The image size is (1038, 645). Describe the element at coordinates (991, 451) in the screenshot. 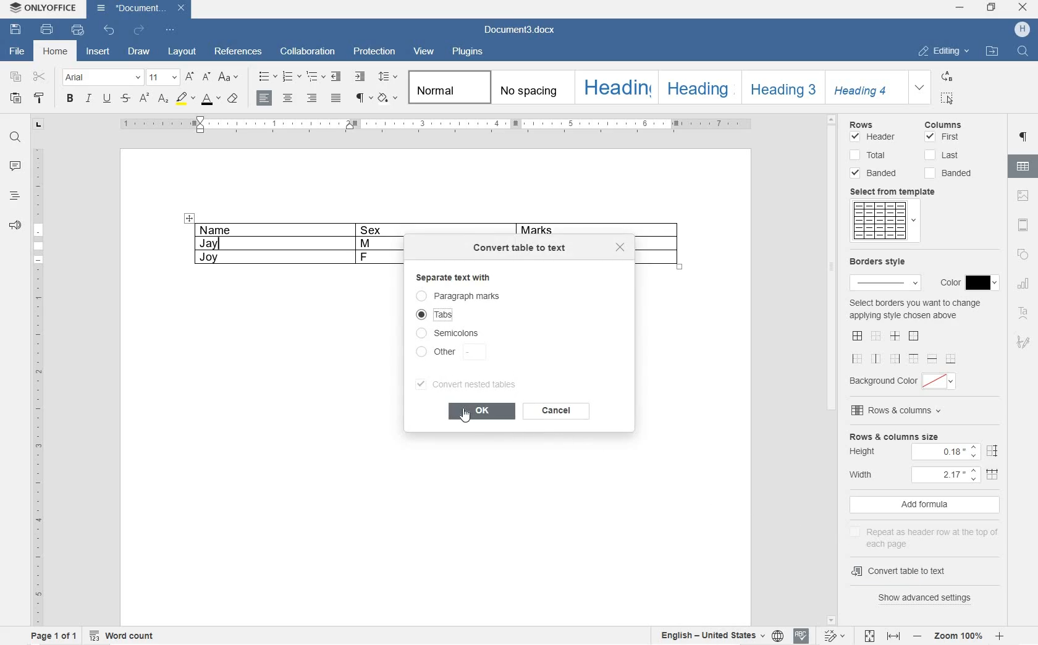

I see `distribute rows` at that location.